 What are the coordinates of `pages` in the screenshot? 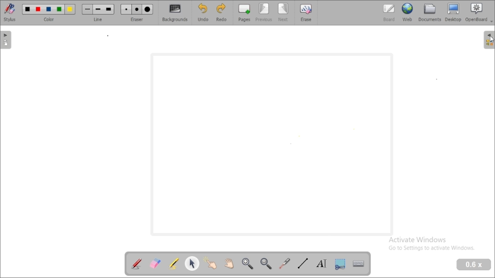 It's located at (244, 13).